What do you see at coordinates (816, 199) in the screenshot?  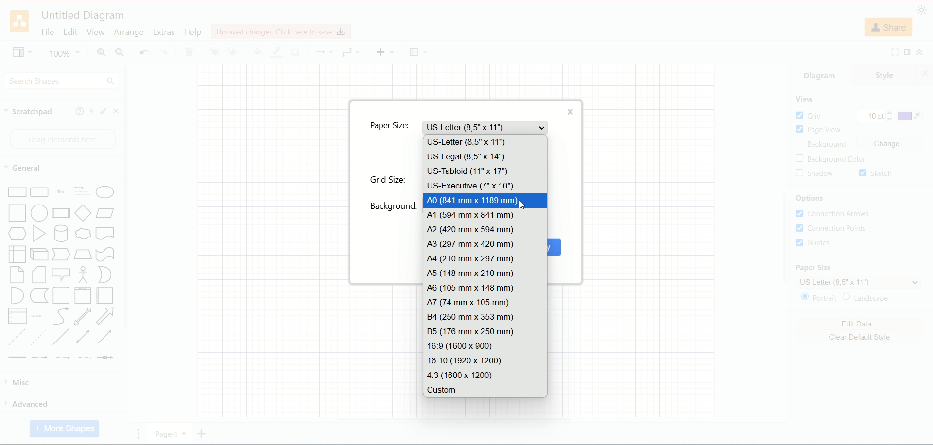 I see `options` at bounding box center [816, 199].